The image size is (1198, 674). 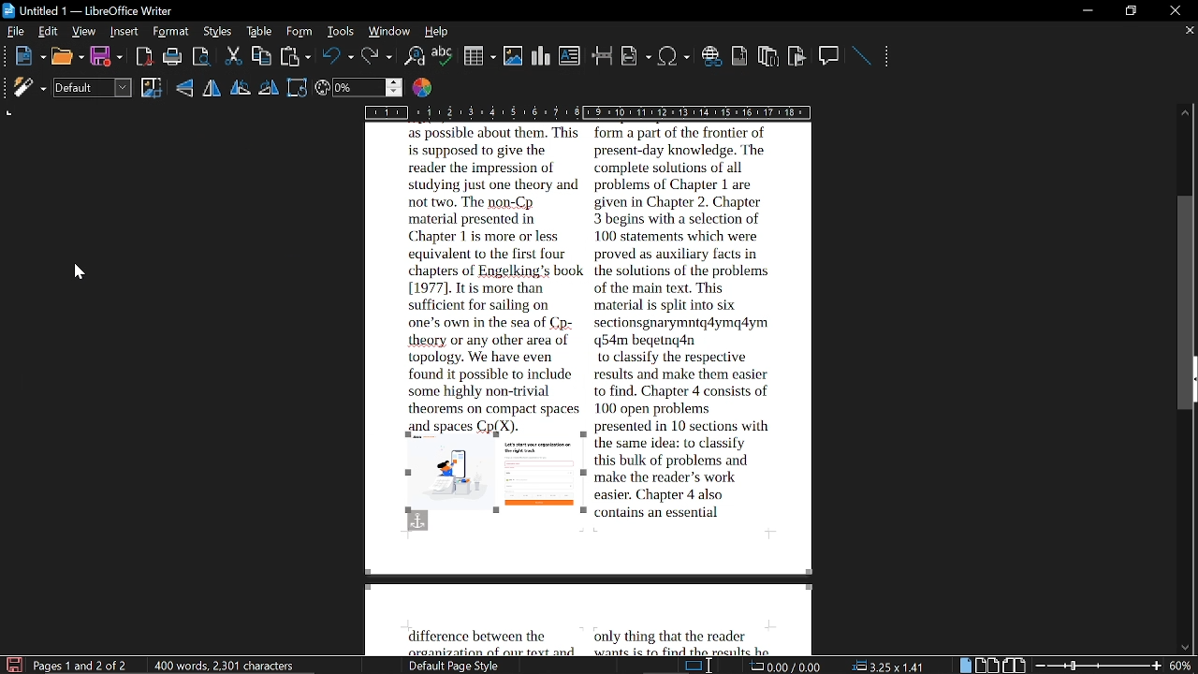 What do you see at coordinates (613, 347) in the screenshot?
I see `As possible about them. This is supposed to give the reader. The impression of studying just one theory and not the non-CP material presented in chapter 1 is more or less equivalent to the first four chapters of Egelking's book (1977). It is more than sufficient for sailing on one's own in the sea of CP theory or any other area of topology. We have even found it possible to include some highly non-trivial theorems on compact spaces and spaces CP(X). The fifth section is still introductory with regard to given in chapter 2. Chapter 3 begins with a selection of hundred statements which were proved as auxiliary facts in the solutions of the problems of the main text. This material is split into six sections to classify the respective results and make them easier to find. Chapter 4 consist of hundred open problems presented in 10 sections with the same idea: to classify this bulk of problems and make the readers work easier. Chapter 4, also contains an essential` at bounding box center [613, 347].